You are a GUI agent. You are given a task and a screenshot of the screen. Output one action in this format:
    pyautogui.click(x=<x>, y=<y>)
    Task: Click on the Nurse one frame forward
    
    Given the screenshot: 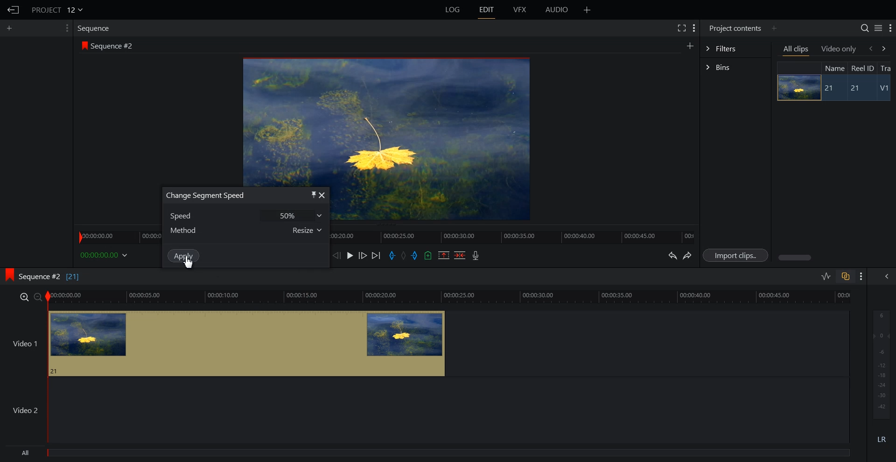 What is the action you would take?
    pyautogui.click(x=363, y=255)
    